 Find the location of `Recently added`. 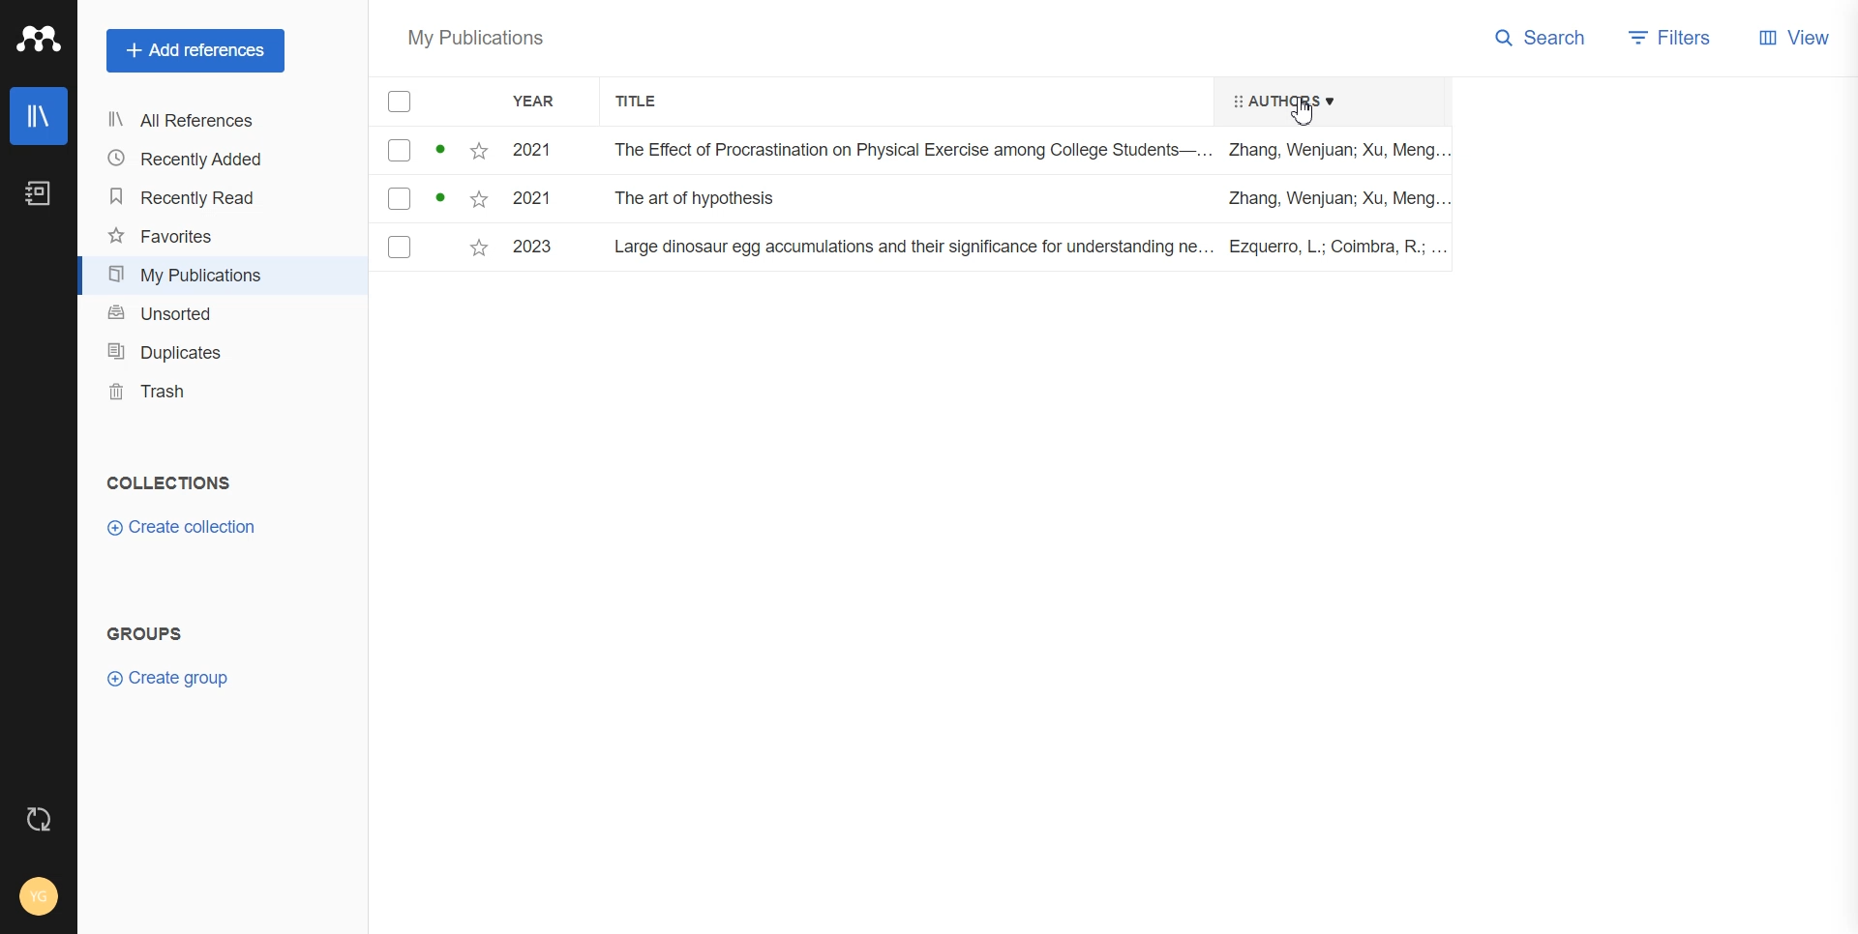

Recently added is located at coordinates (213, 160).